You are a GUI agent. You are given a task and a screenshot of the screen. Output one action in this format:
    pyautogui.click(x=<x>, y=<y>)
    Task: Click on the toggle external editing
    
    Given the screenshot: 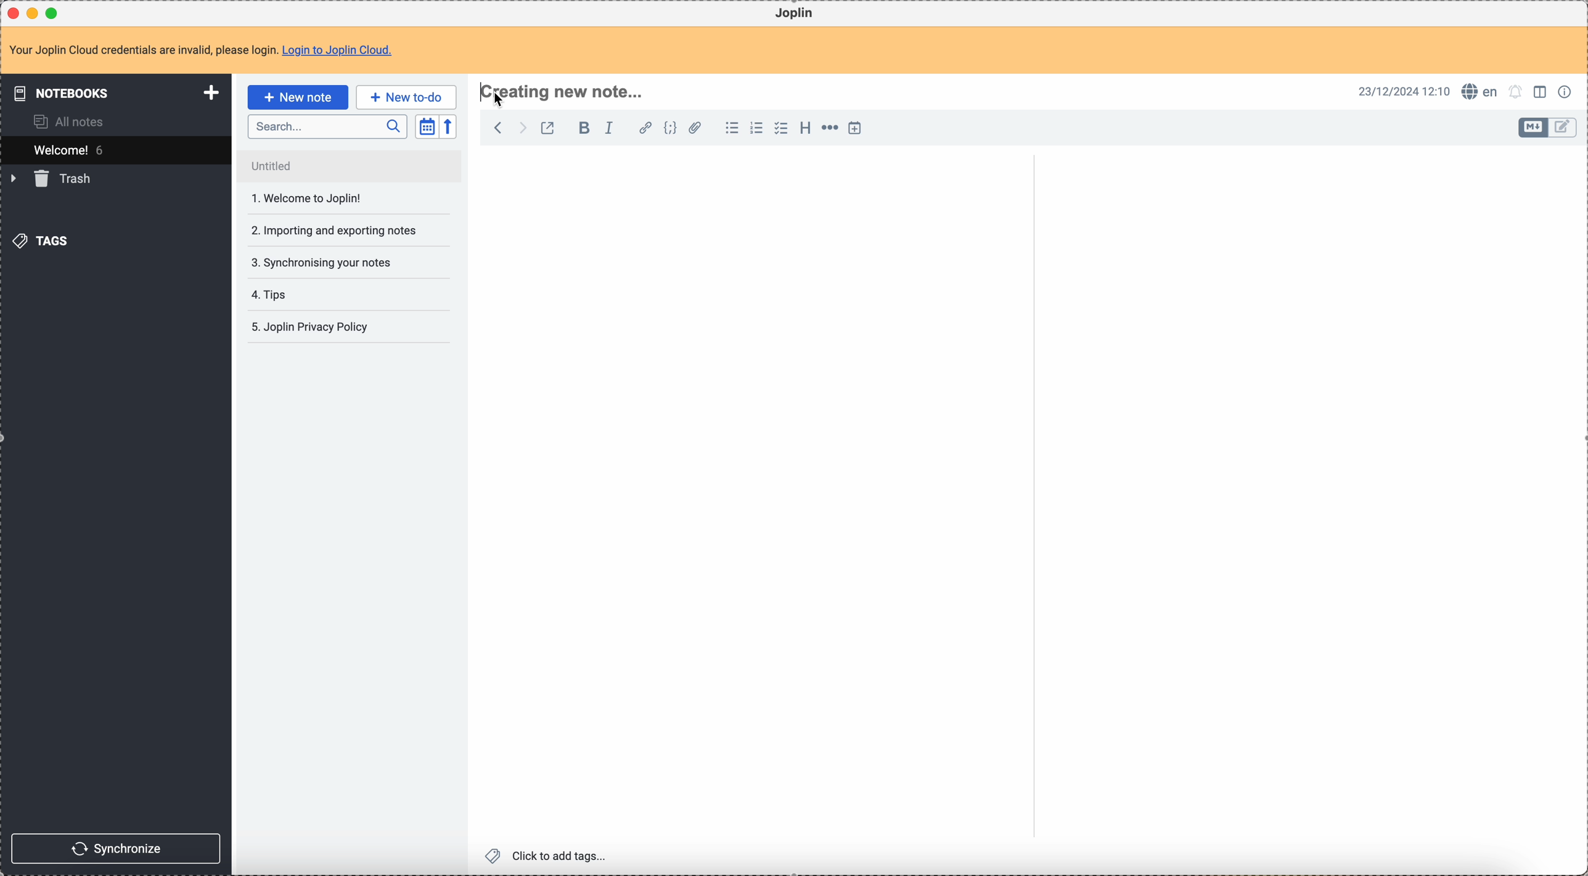 What is the action you would take?
    pyautogui.click(x=548, y=127)
    